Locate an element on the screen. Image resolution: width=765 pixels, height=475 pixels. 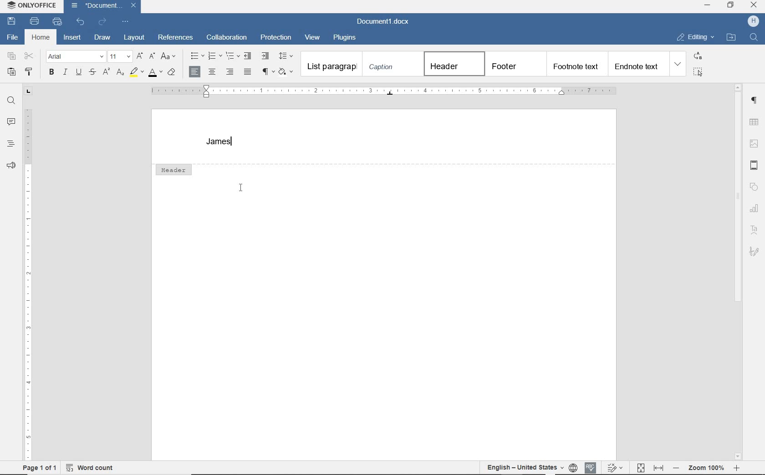
word count is located at coordinates (89, 469).